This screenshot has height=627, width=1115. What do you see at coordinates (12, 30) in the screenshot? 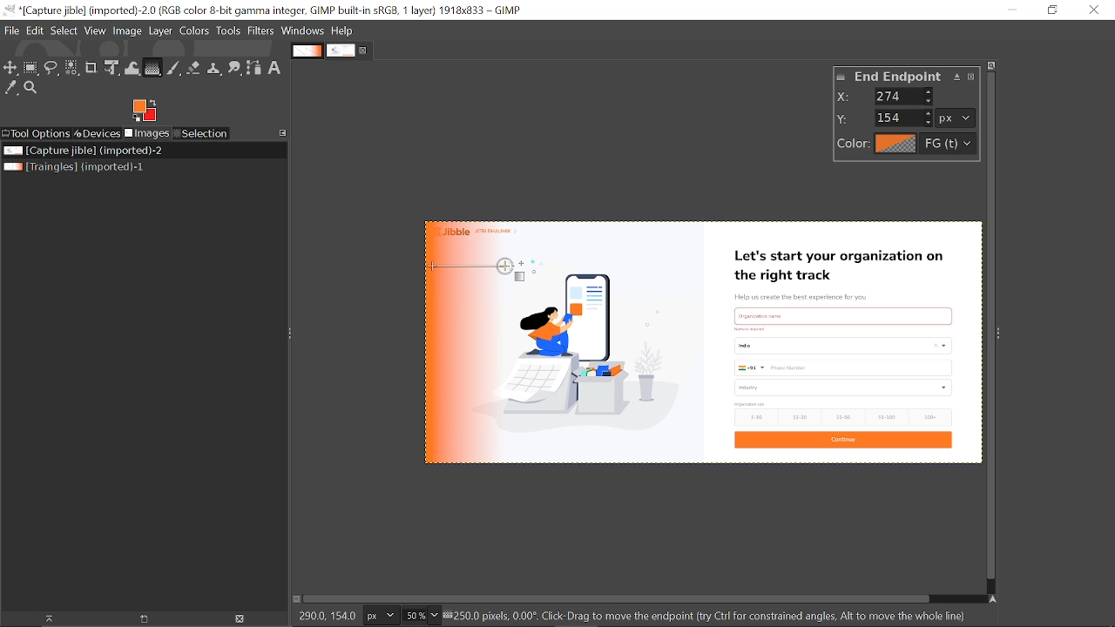
I see `File` at bounding box center [12, 30].